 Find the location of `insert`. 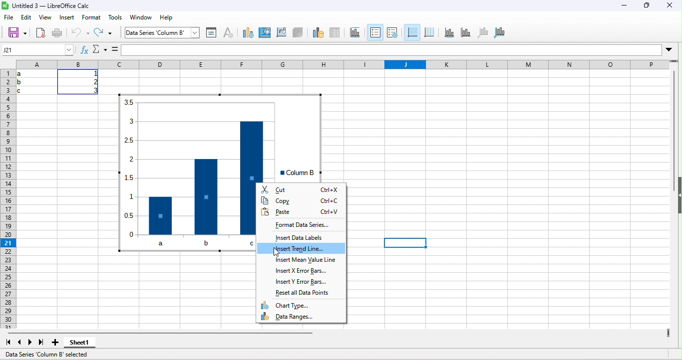

insert is located at coordinates (67, 18).